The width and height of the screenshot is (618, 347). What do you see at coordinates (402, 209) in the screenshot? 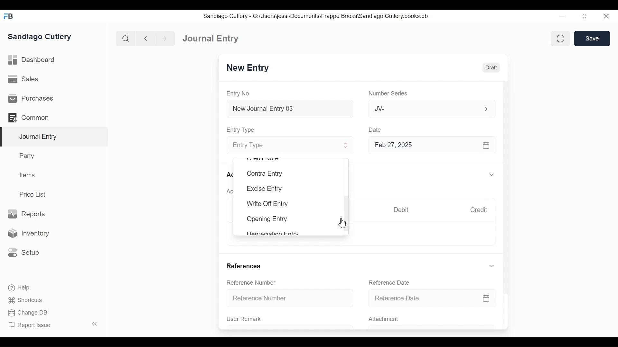
I see `Debit` at bounding box center [402, 209].